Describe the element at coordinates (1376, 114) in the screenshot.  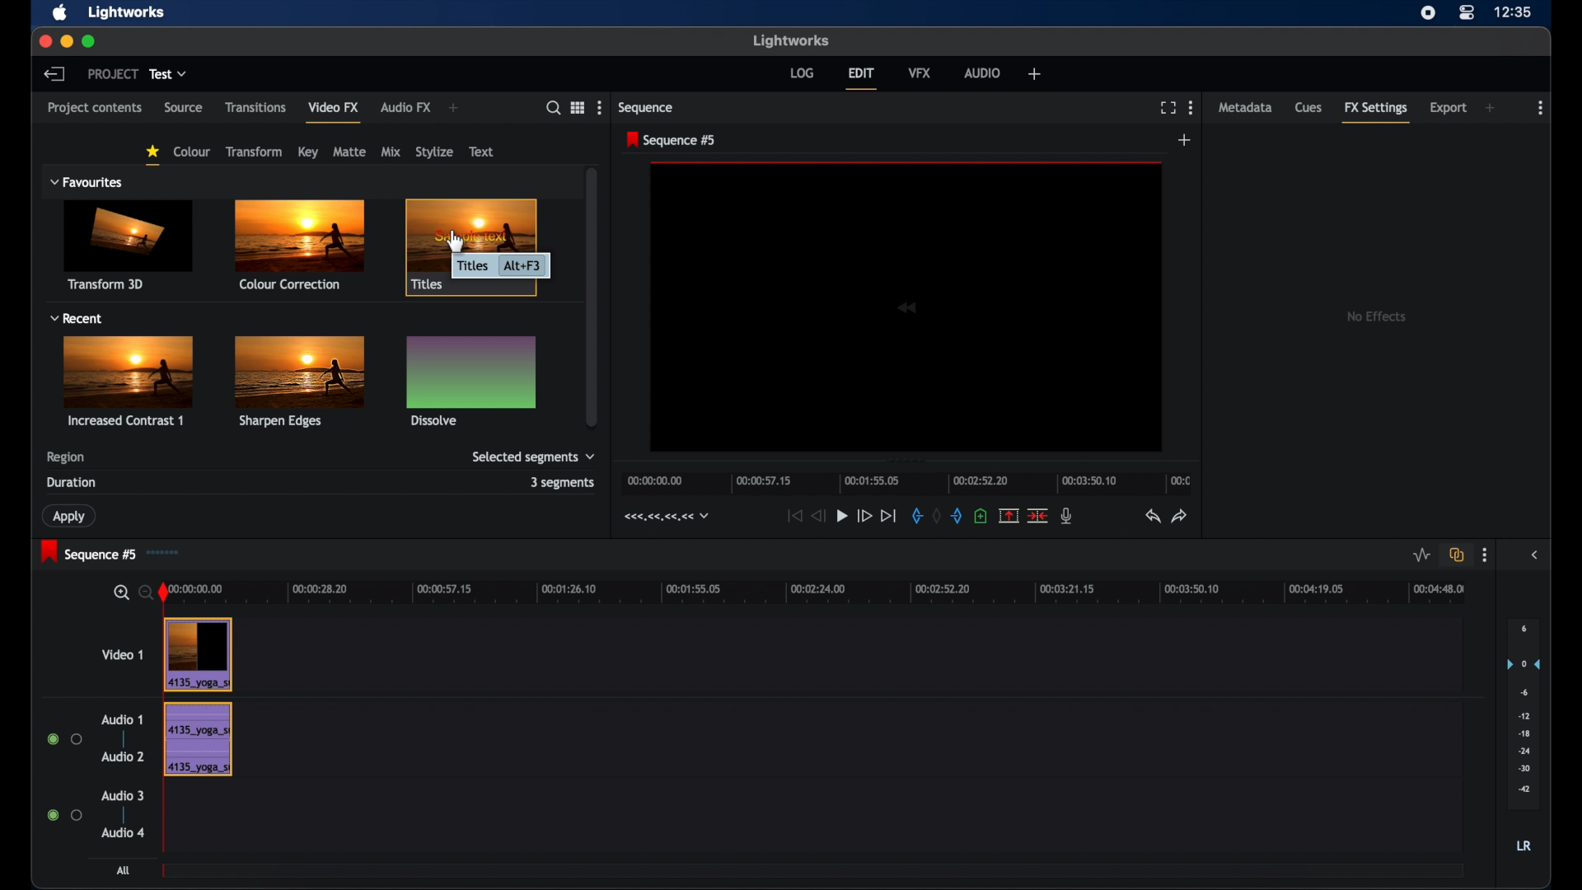
I see `fx settings` at that location.